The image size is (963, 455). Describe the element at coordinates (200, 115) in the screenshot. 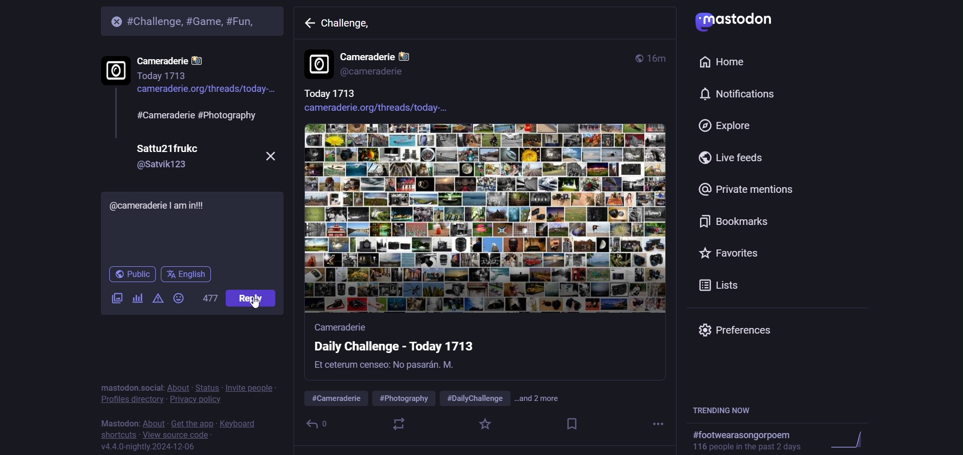

I see `#Cameraderie #Photography` at that location.